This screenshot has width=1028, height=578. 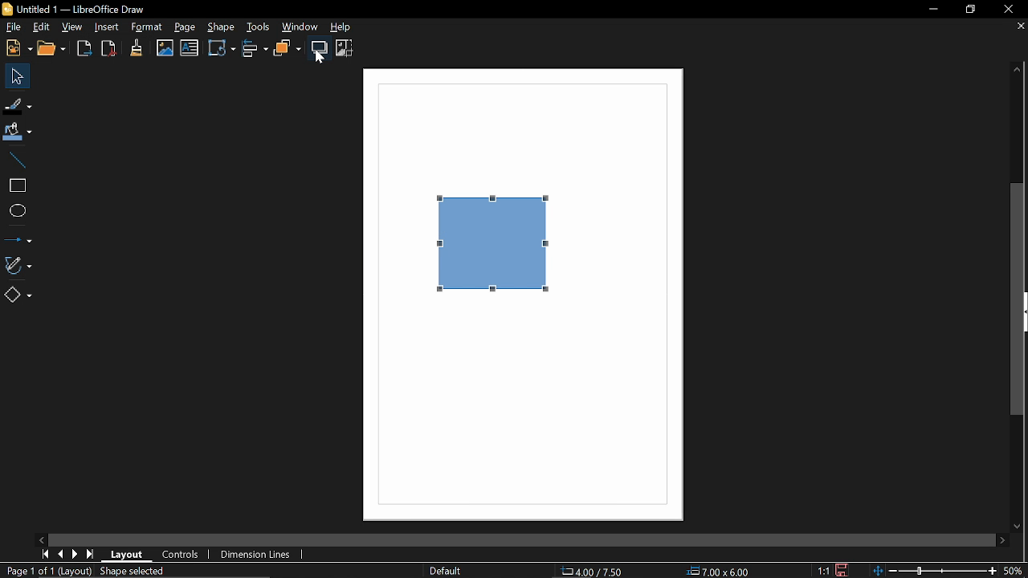 I want to click on Move down, so click(x=1018, y=527).